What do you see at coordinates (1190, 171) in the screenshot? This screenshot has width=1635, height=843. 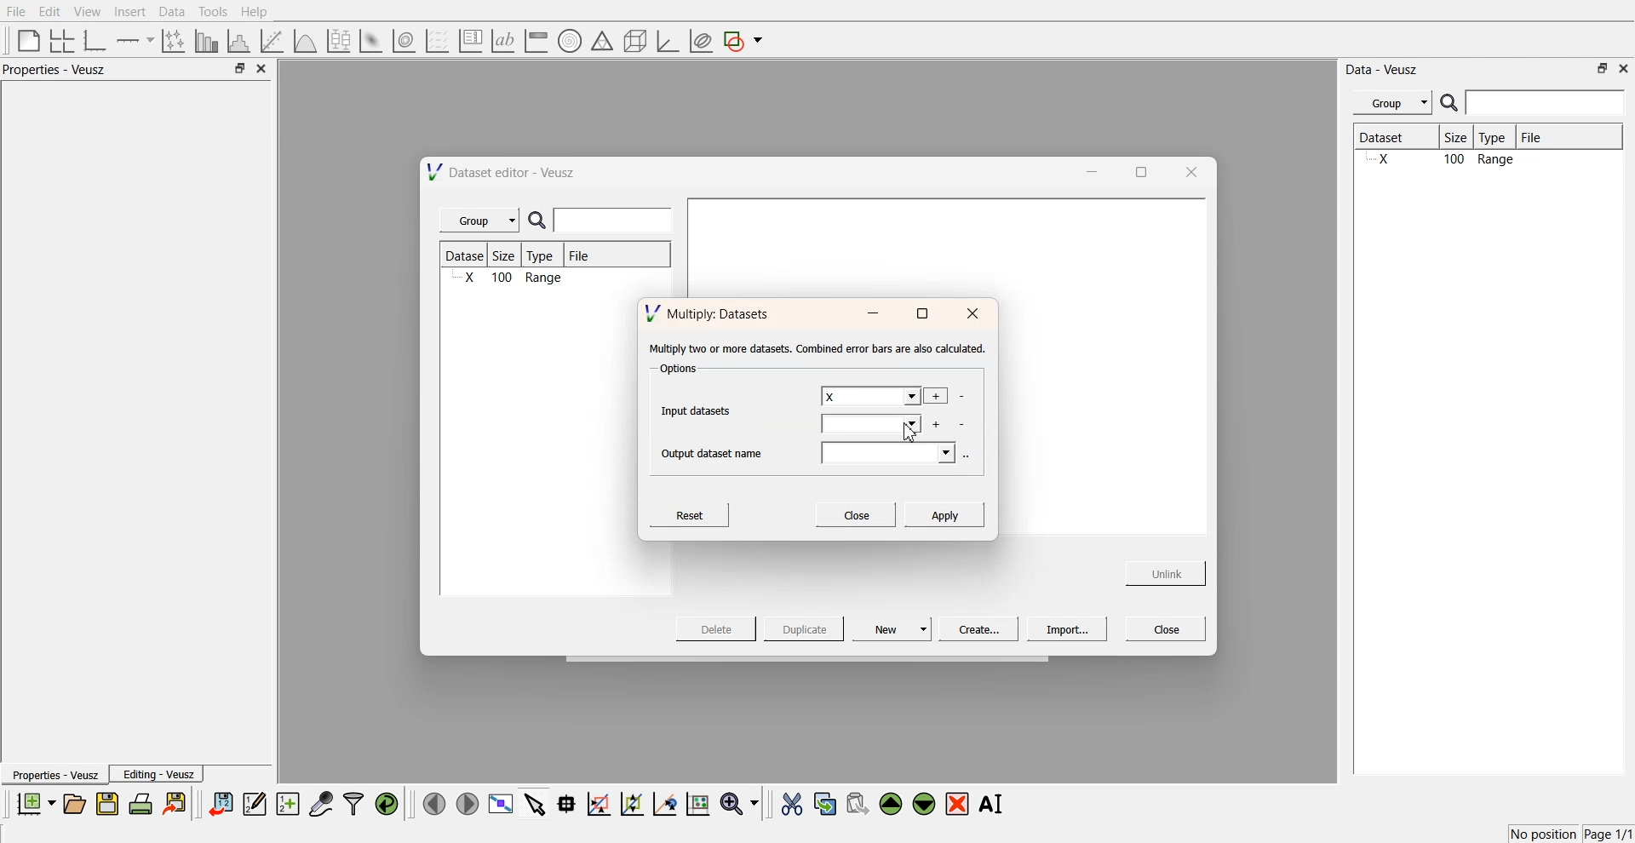 I see `close` at bounding box center [1190, 171].